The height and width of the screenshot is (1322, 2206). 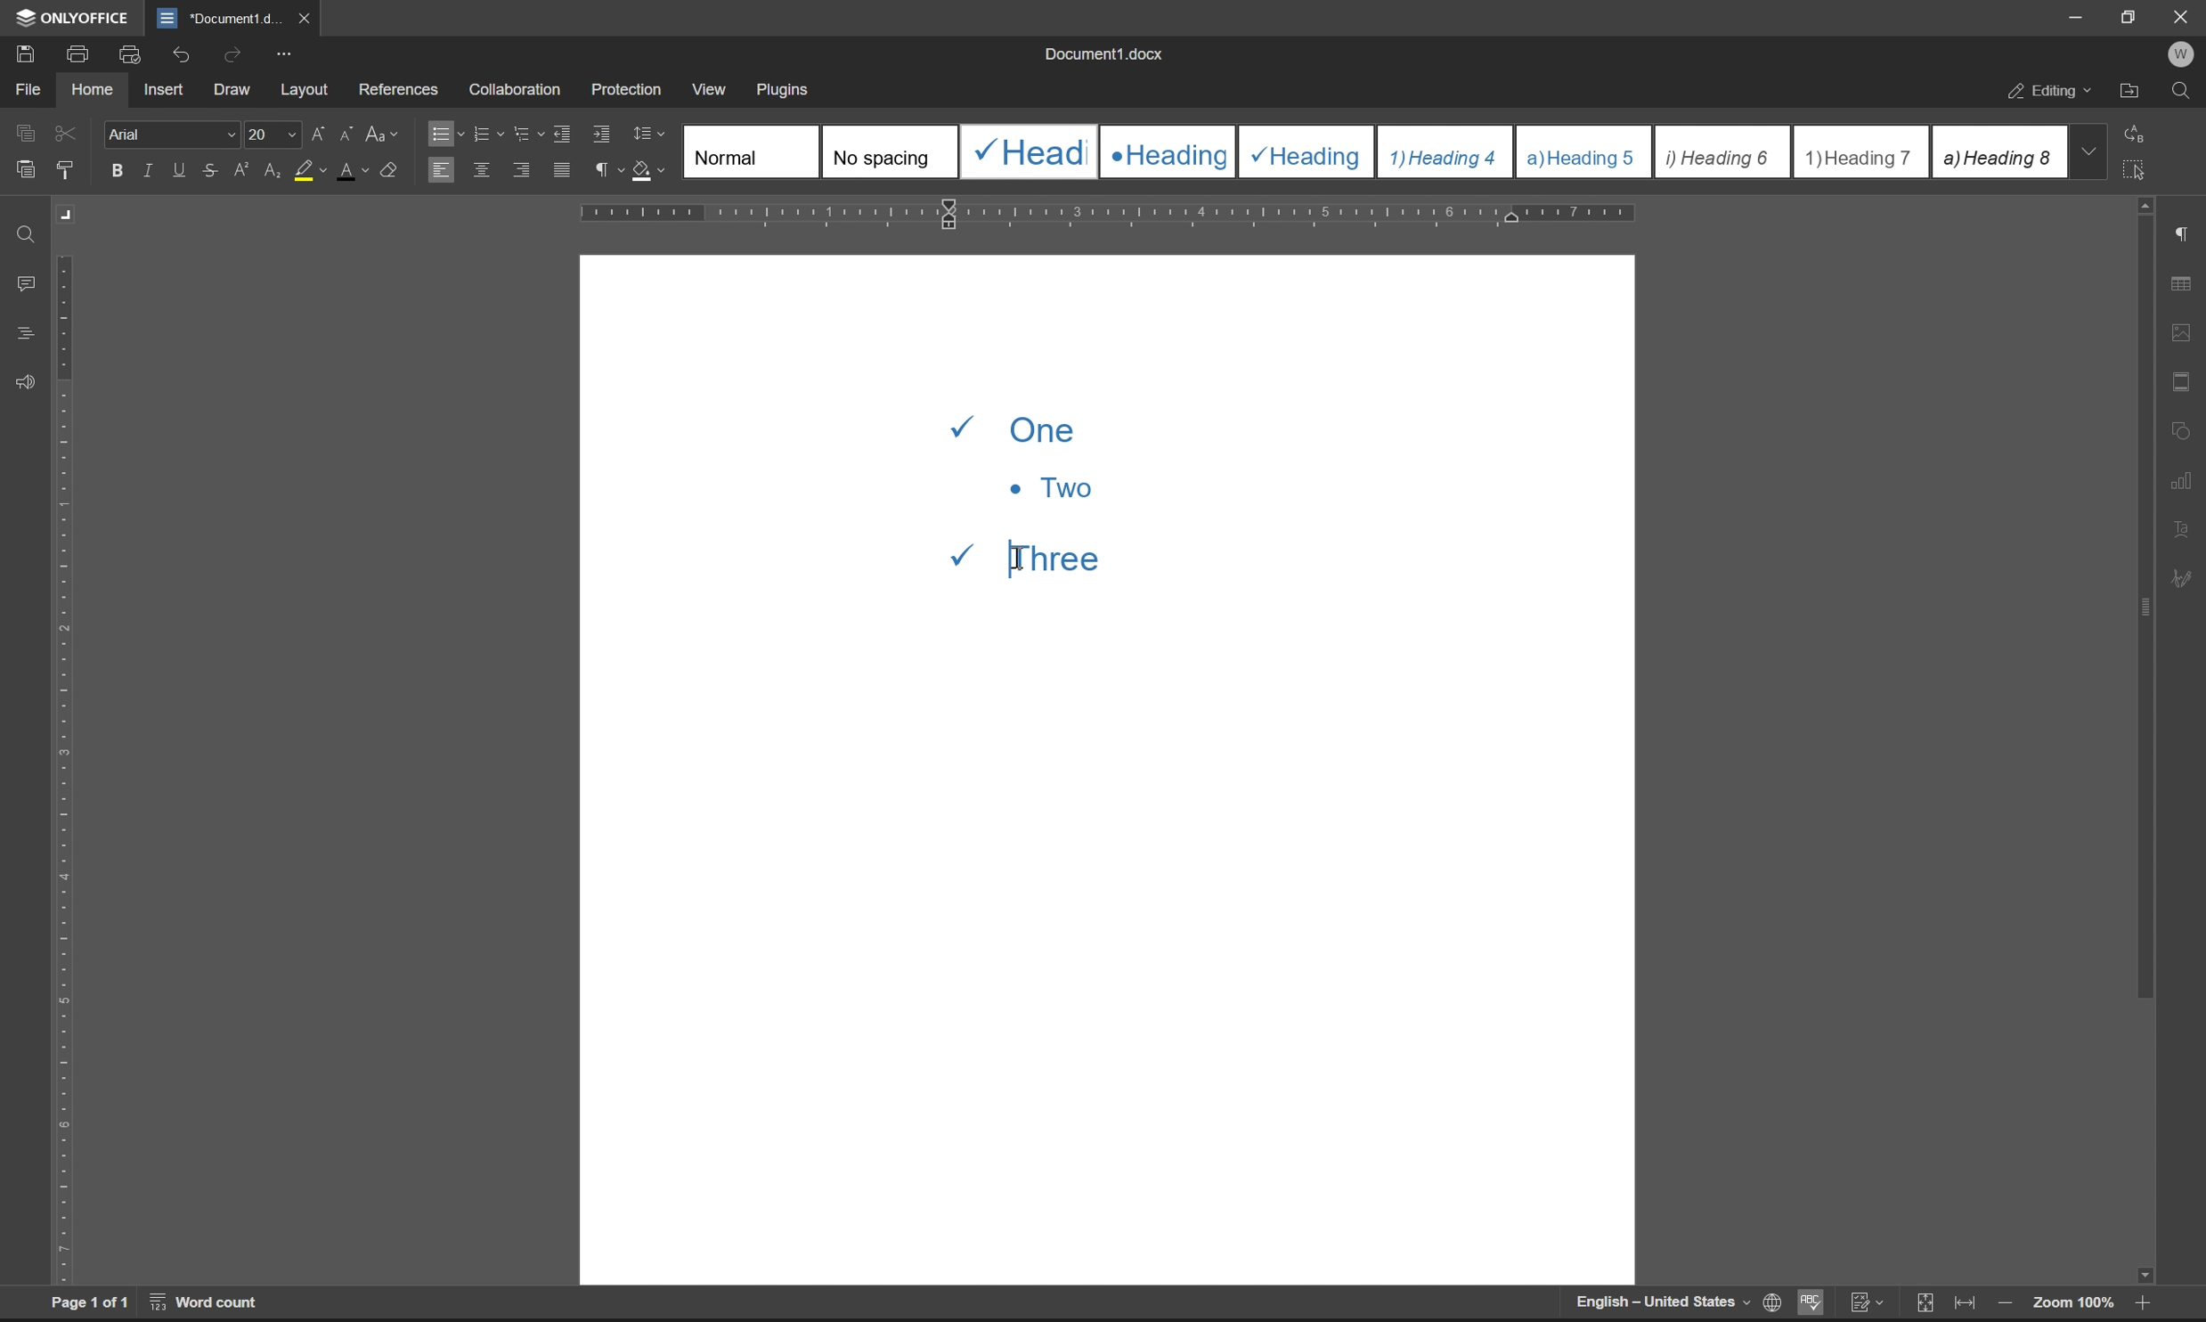 I want to click on fit to slide, so click(x=1924, y=1304).